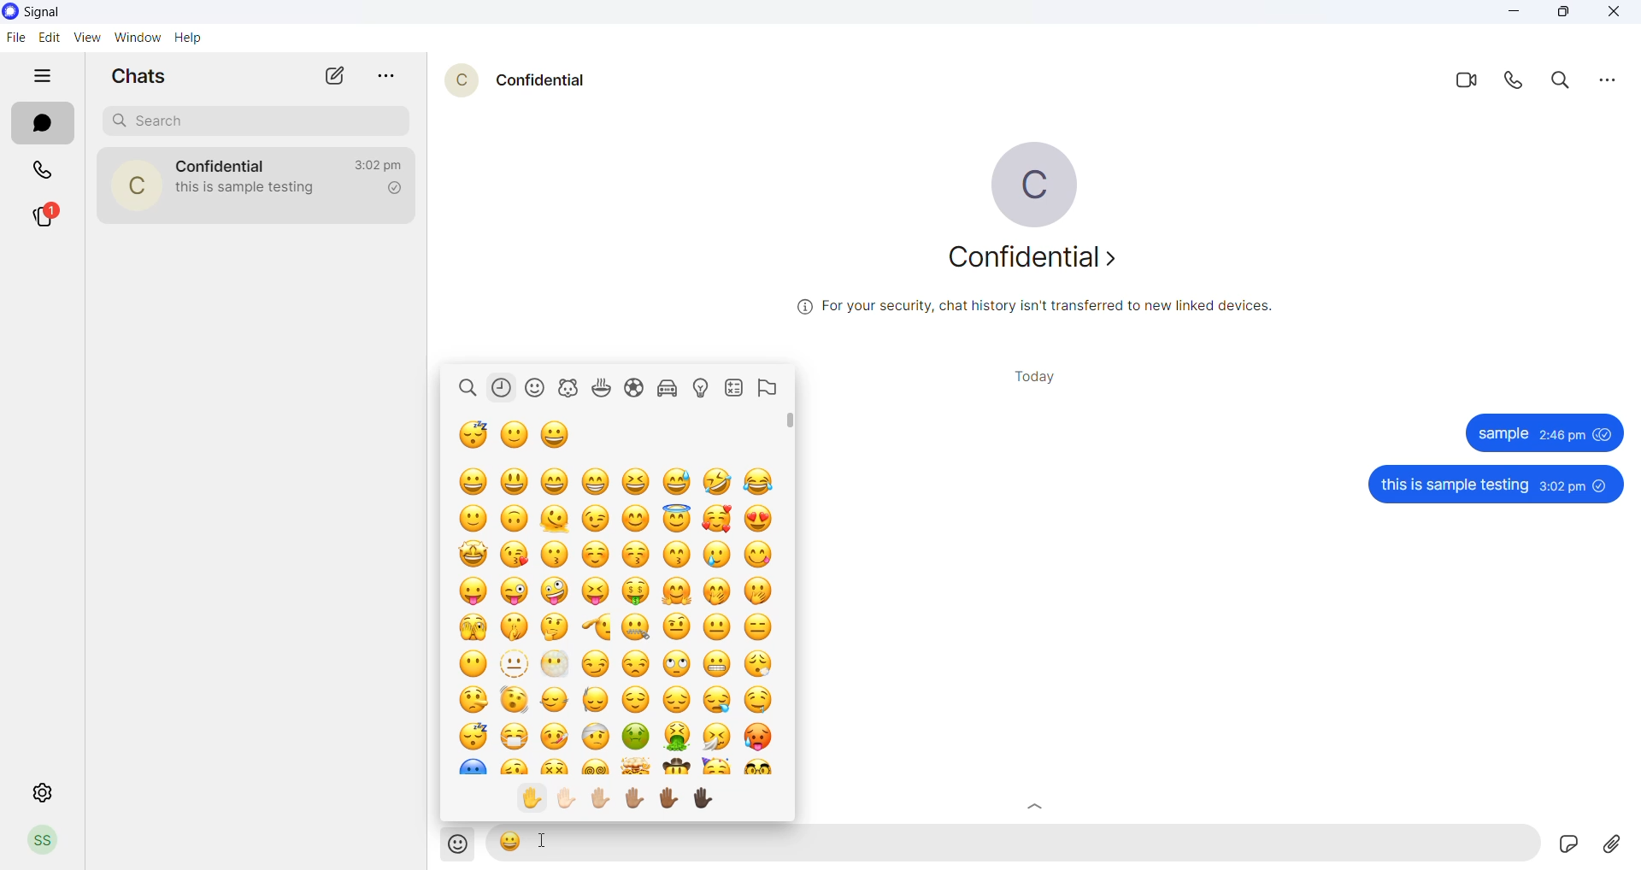 This screenshot has width=1641, height=870. I want to click on emojis, so click(614, 614).